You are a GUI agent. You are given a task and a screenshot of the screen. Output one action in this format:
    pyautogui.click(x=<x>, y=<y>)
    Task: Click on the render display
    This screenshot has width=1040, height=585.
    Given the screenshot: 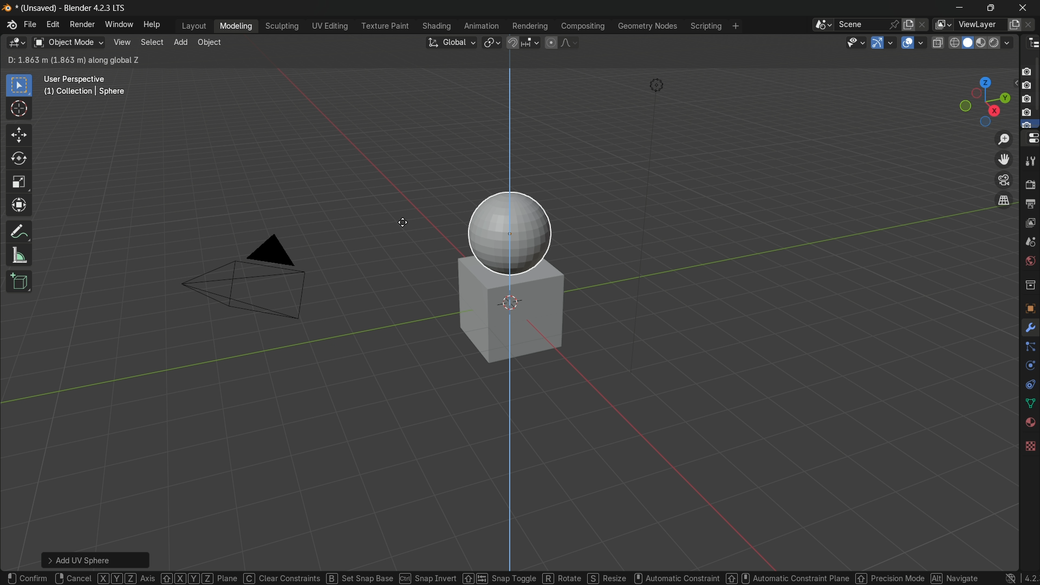 What is the action you would take?
    pyautogui.click(x=1001, y=42)
    